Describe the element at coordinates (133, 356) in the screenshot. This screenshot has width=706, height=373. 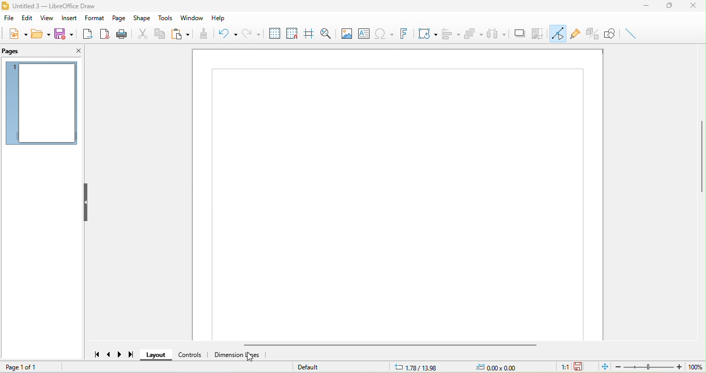
I see `last page` at that location.